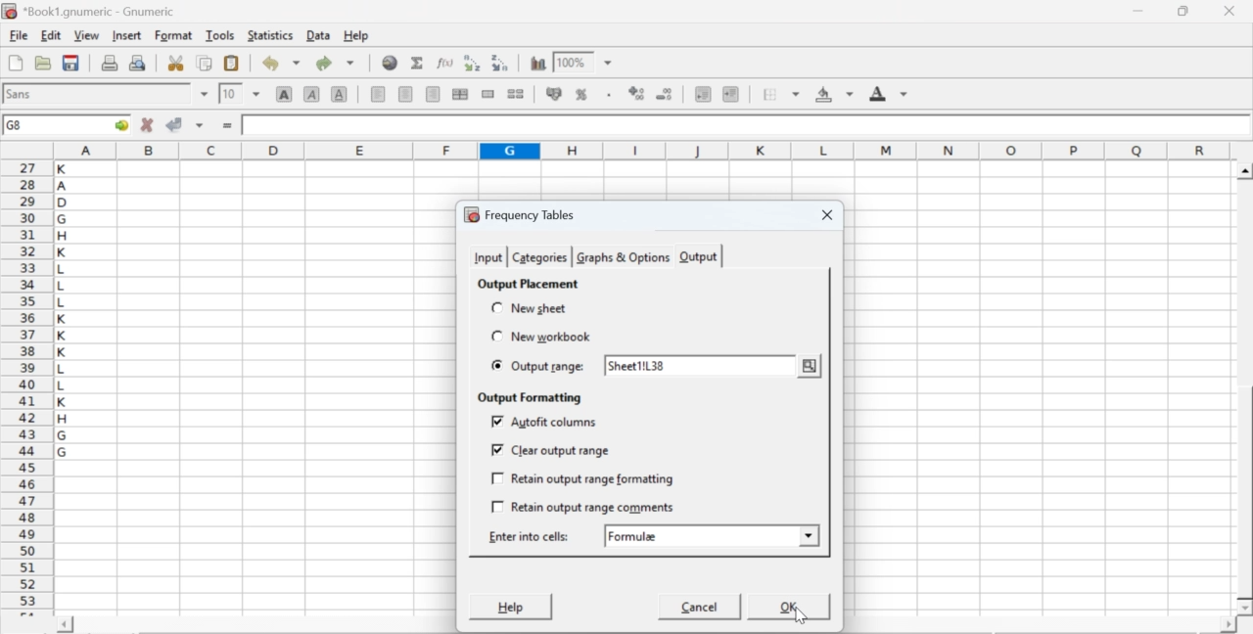 The image size is (1253, 634). I want to click on file, so click(18, 36).